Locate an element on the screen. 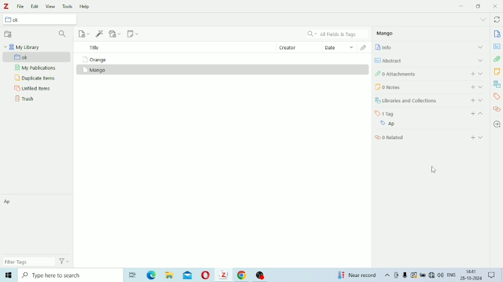 This screenshot has width=503, height=282. ap is located at coordinates (8, 201).